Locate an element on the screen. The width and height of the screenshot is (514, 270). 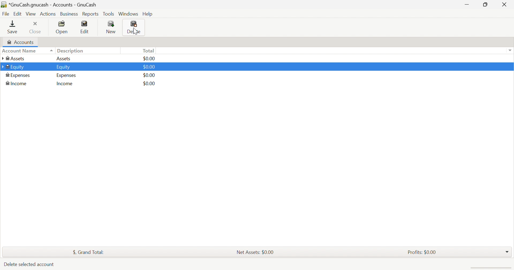
Actions is located at coordinates (48, 14).